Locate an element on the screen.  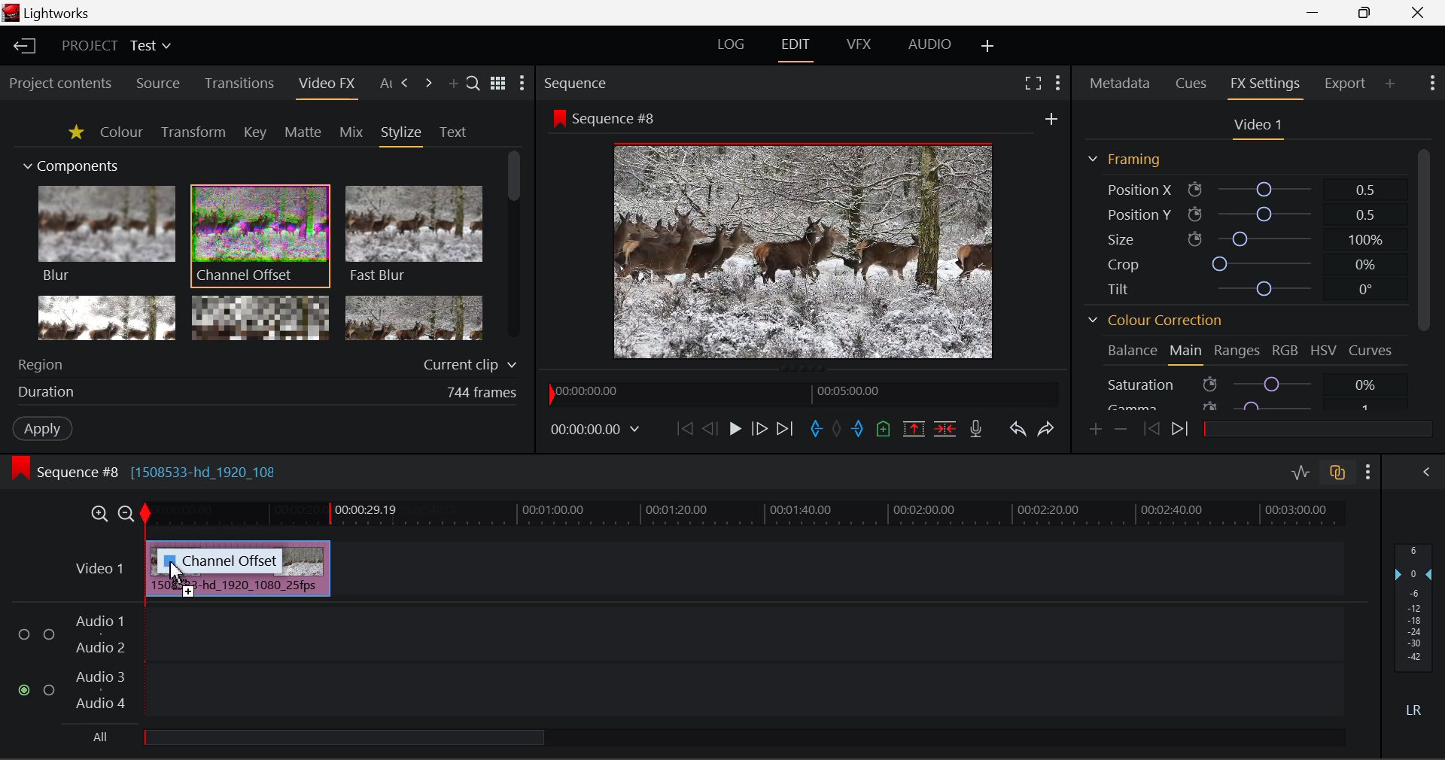
Sequence Preview Screen is located at coordinates (805, 233).